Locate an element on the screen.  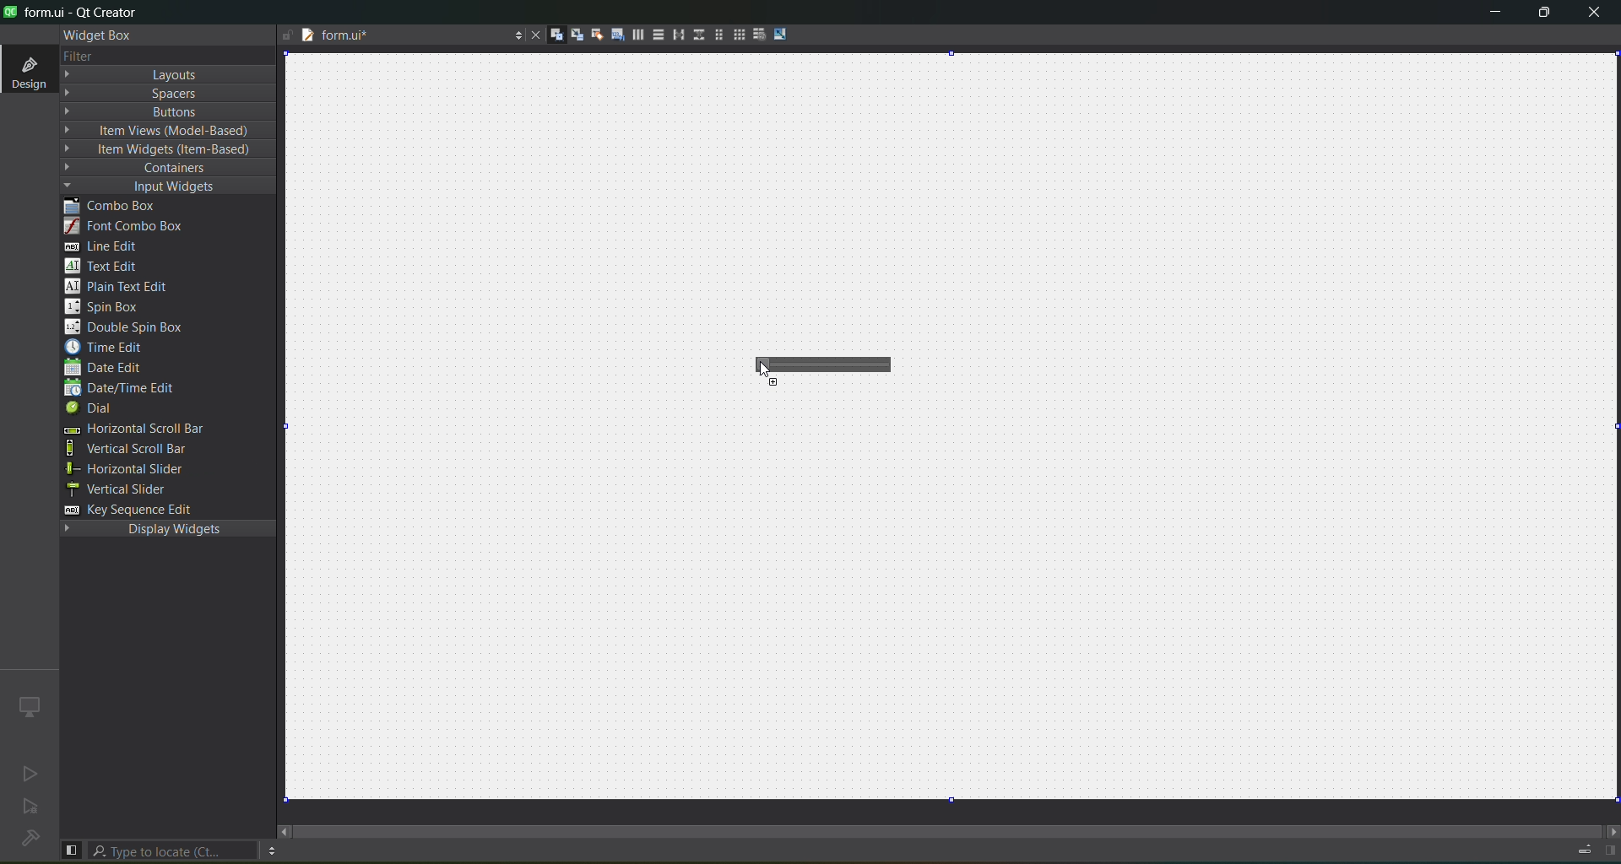
item widget is located at coordinates (160, 149).